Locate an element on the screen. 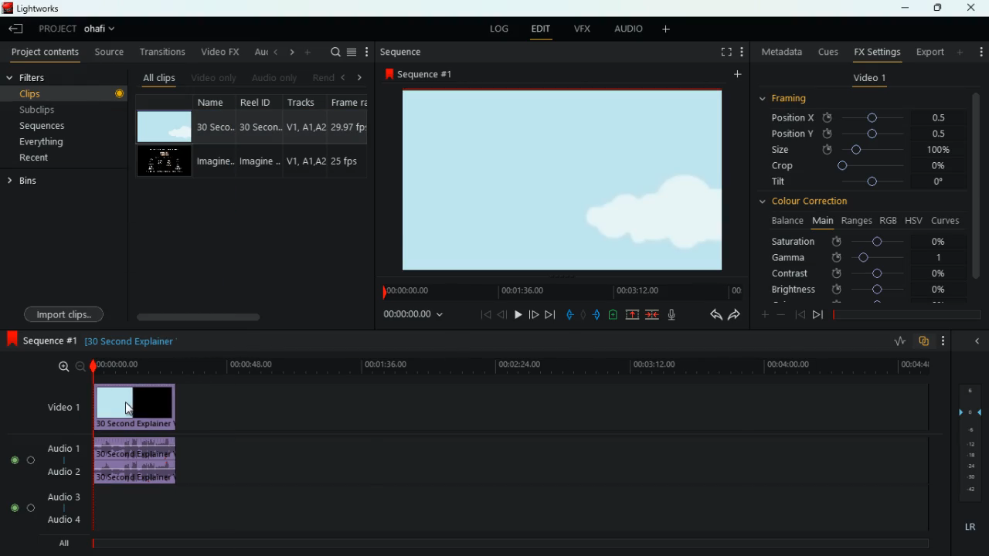 This screenshot has height=556, width=989. scroll is located at coordinates (250, 317).